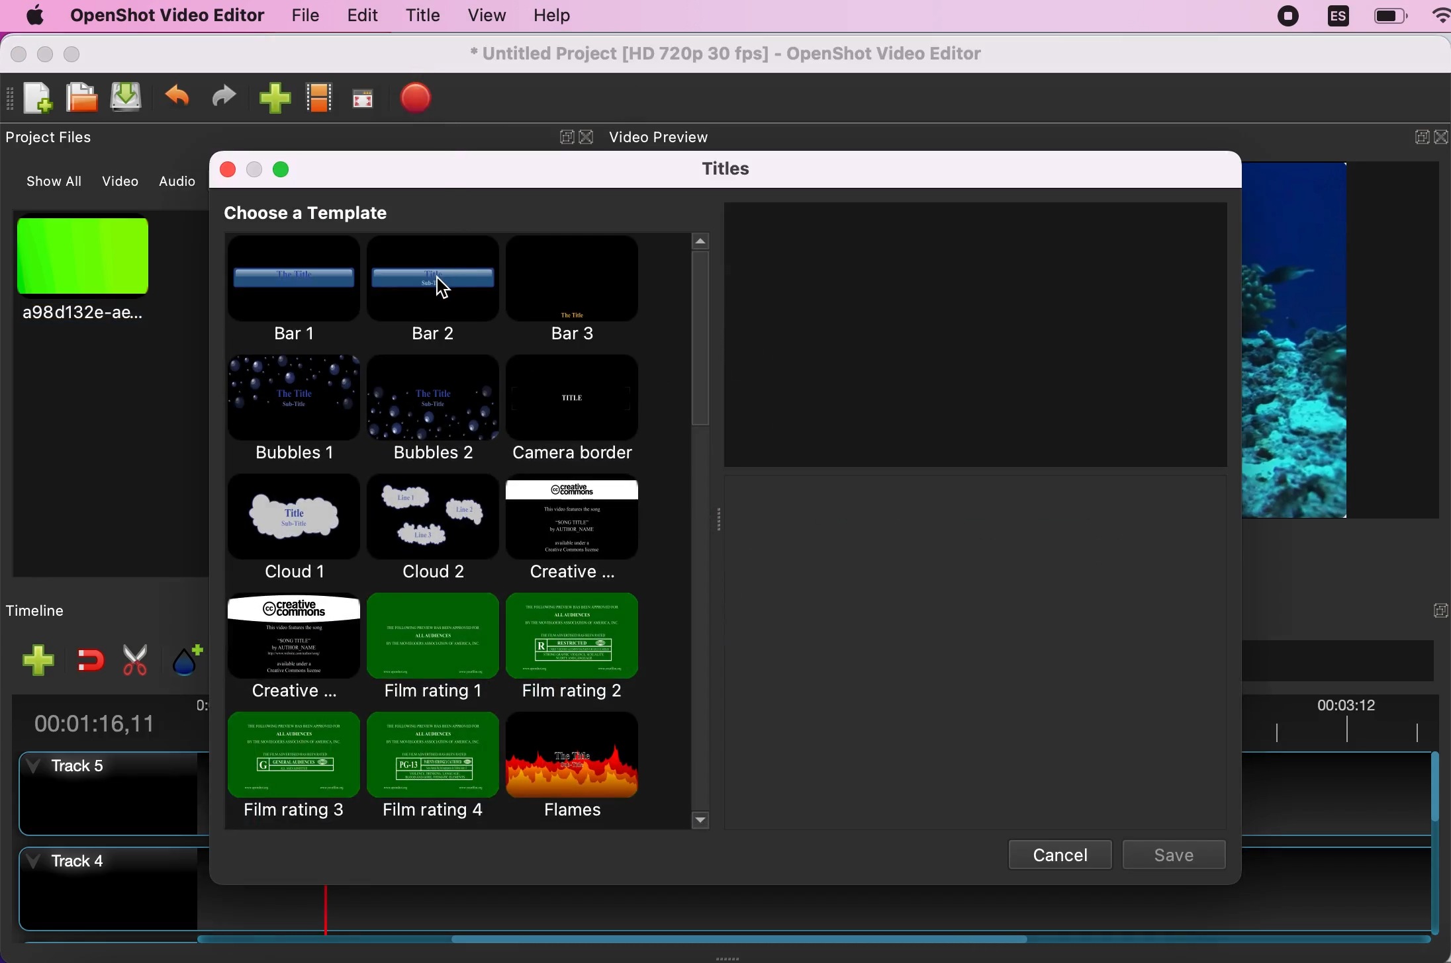 Image resolution: width=1451 pixels, height=963 pixels. Describe the element at coordinates (426, 101) in the screenshot. I see `export file` at that location.